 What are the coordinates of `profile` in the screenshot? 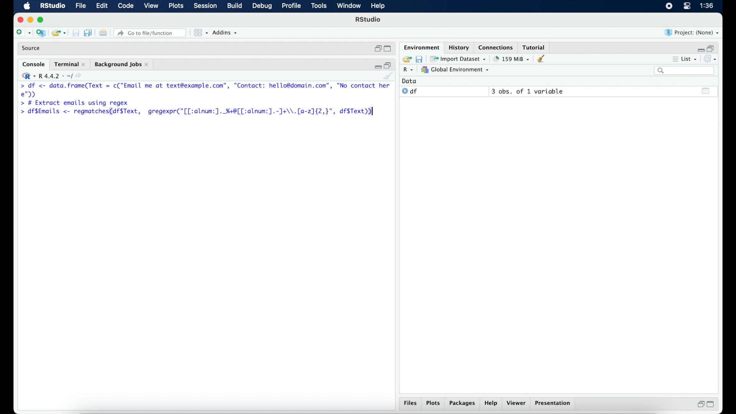 It's located at (291, 6).